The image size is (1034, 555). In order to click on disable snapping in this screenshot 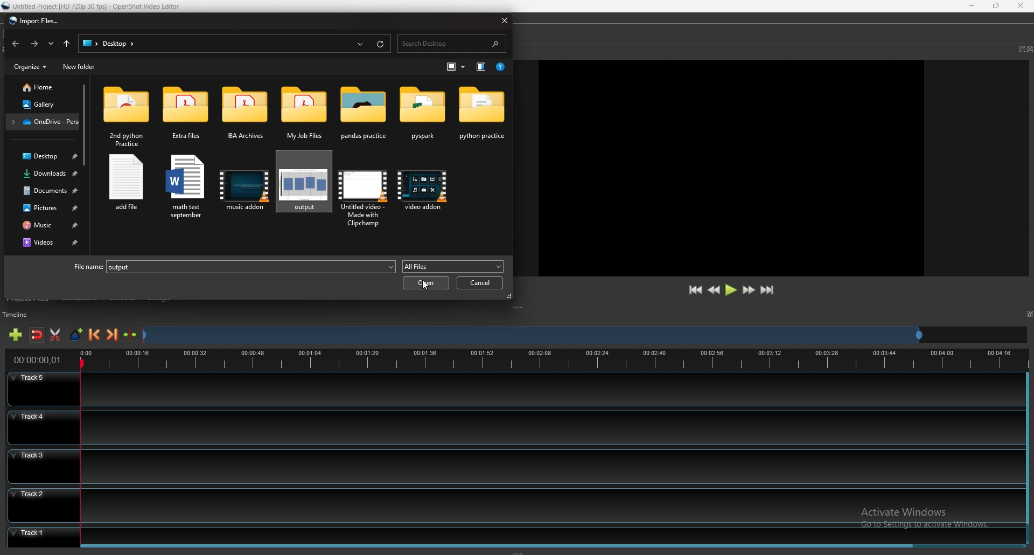, I will do `click(37, 335)`.